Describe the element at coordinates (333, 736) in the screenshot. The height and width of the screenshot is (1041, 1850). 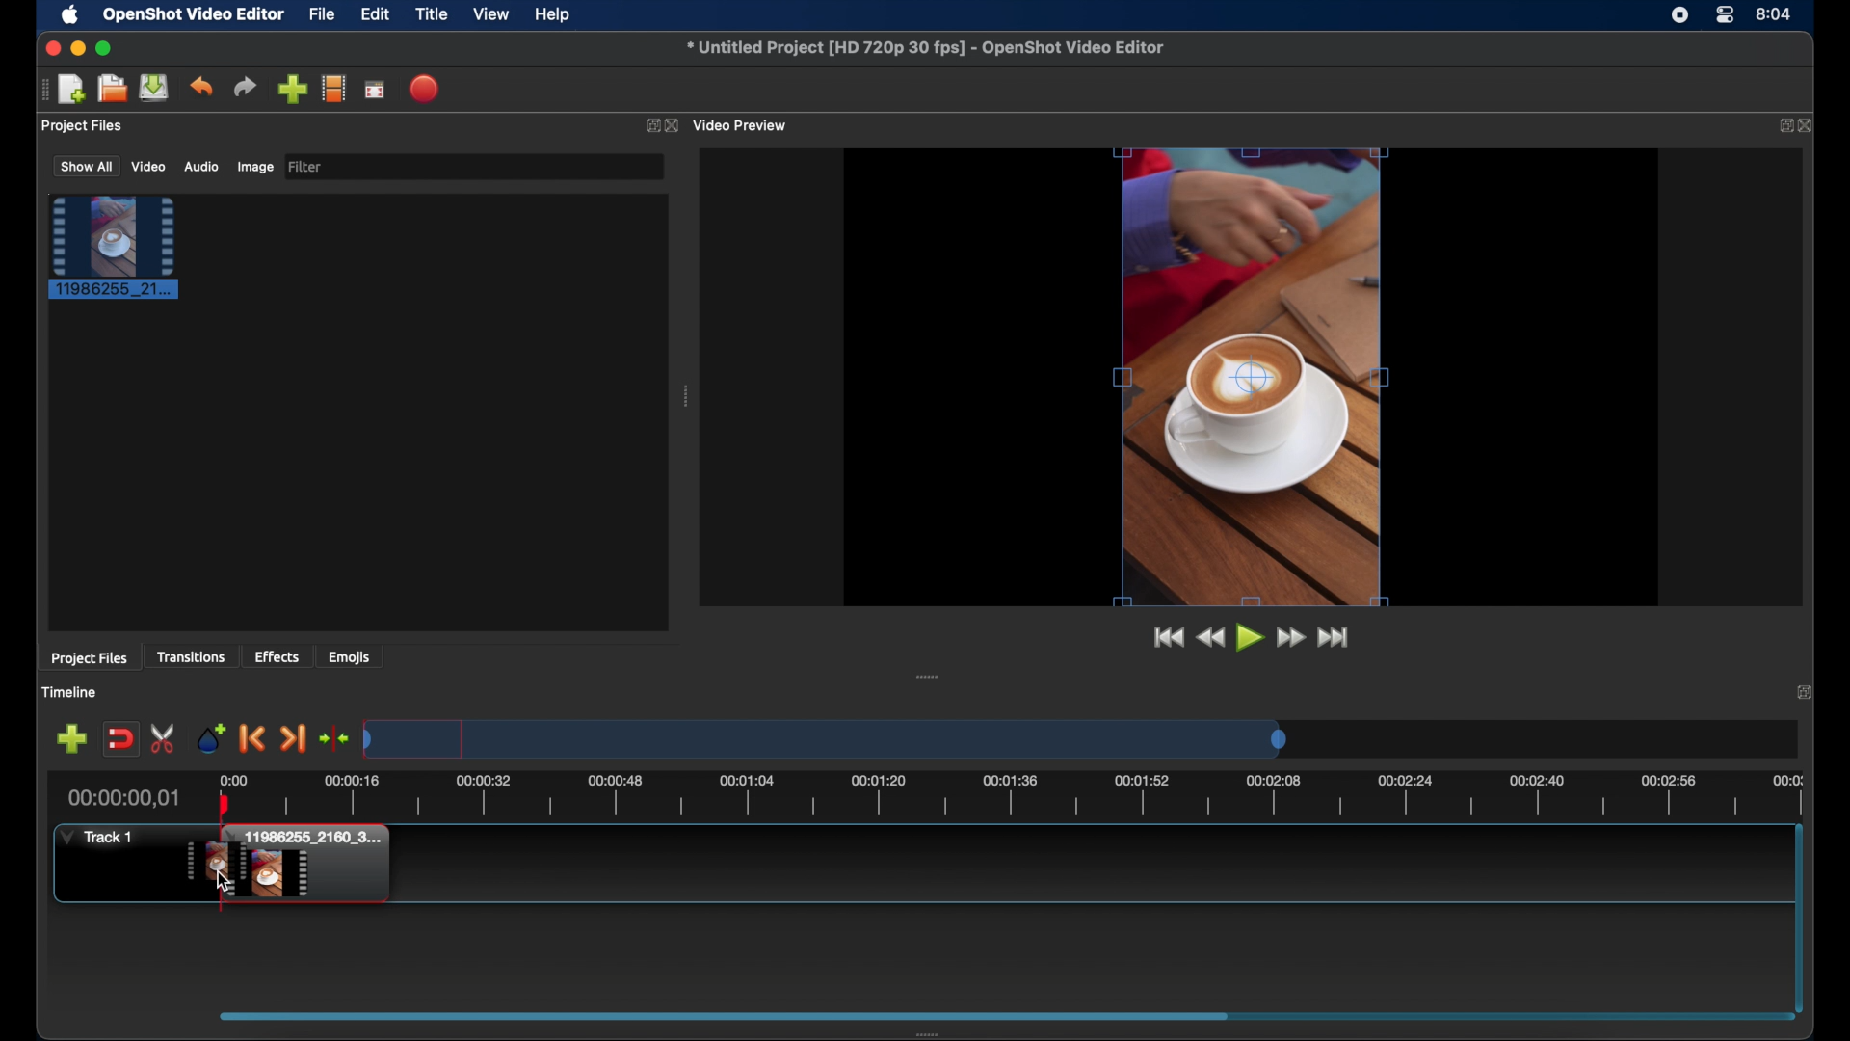
I see `center  playhead on the timeline` at that location.